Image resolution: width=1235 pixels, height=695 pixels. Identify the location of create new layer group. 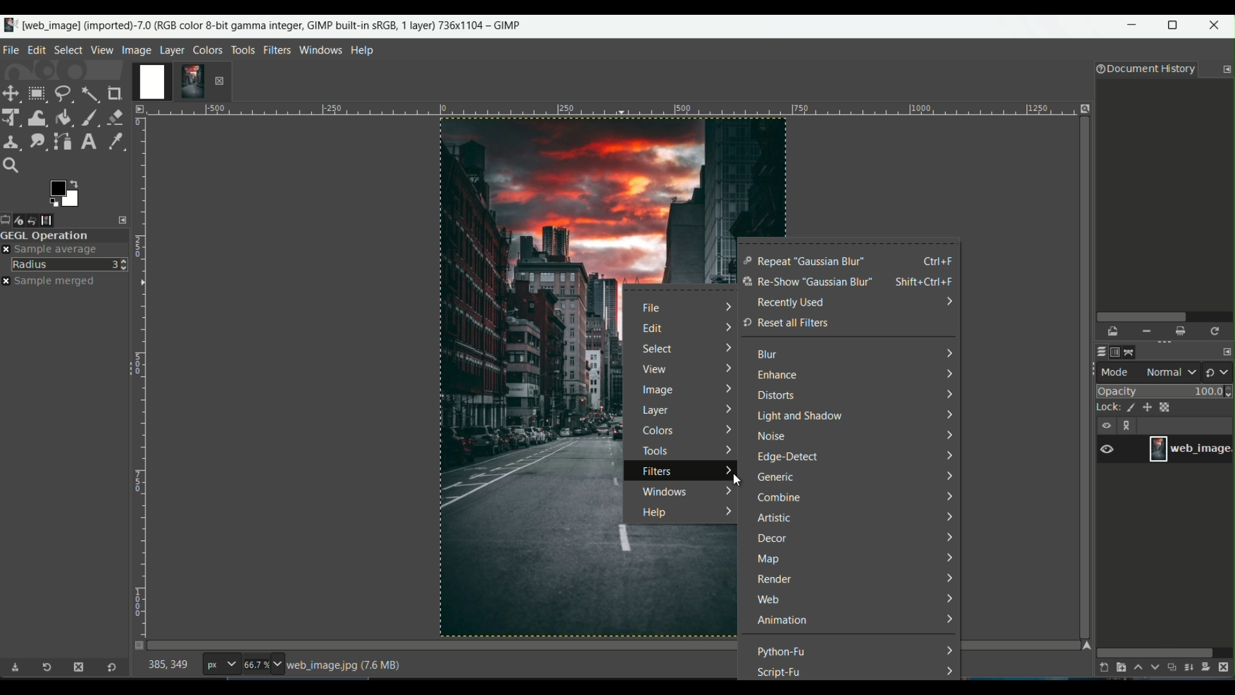
(1120, 667).